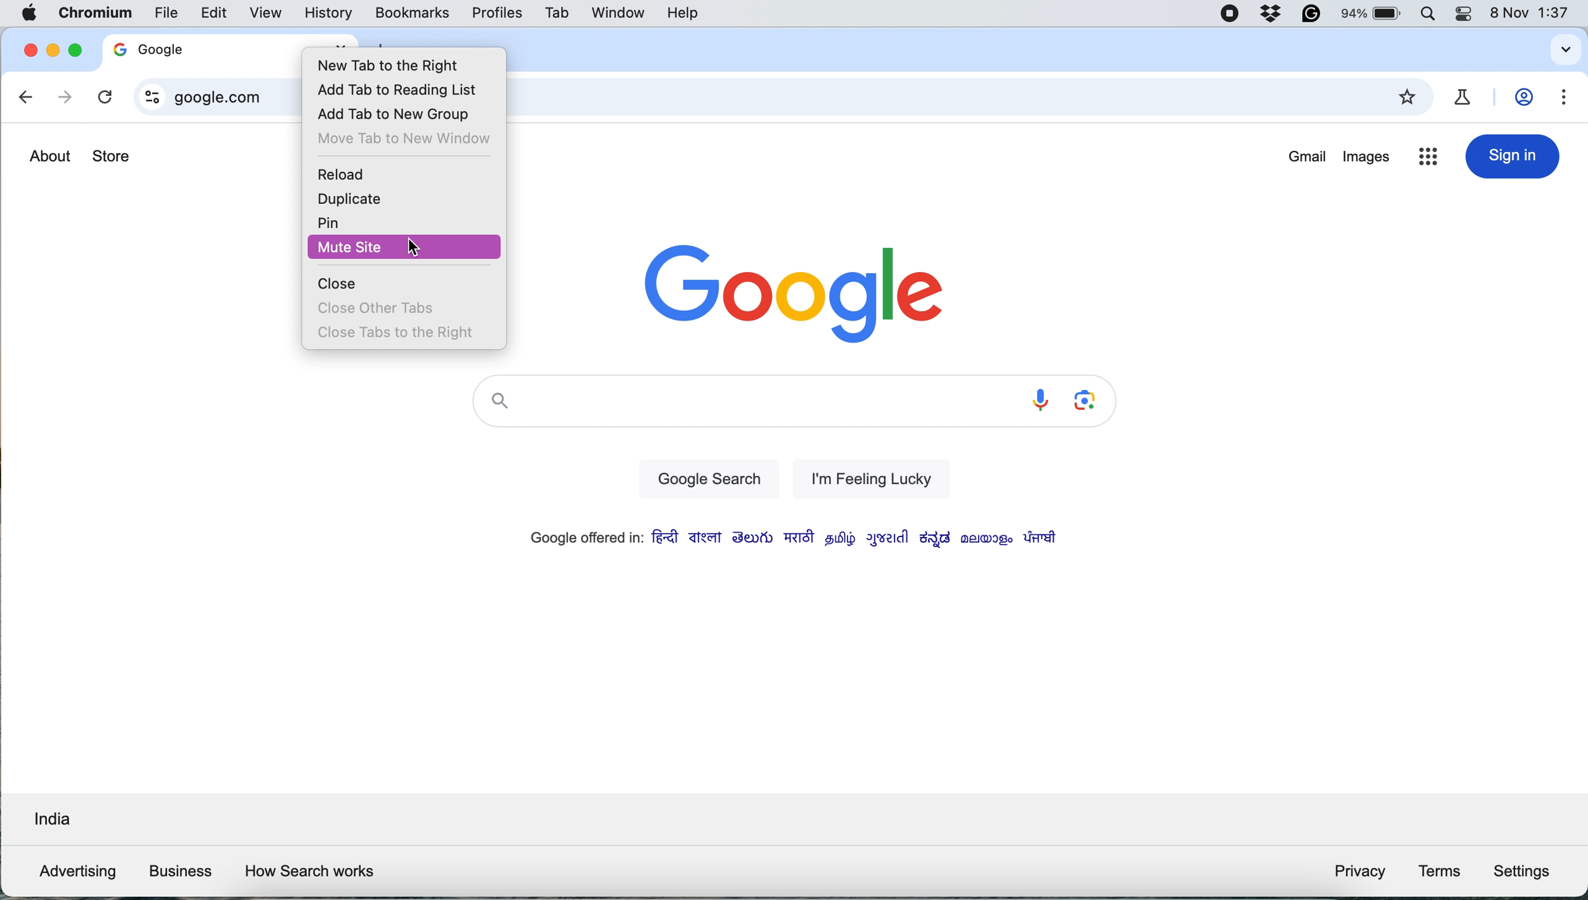  Describe the element at coordinates (413, 12) in the screenshot. I see `bookmarks` at that location.